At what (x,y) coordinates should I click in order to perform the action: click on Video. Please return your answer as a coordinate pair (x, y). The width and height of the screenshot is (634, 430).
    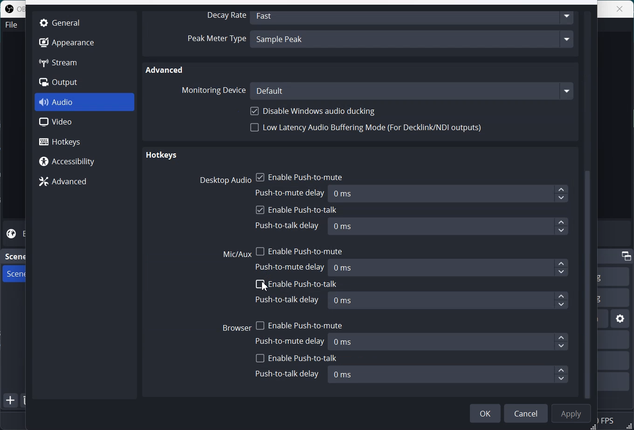
    Looking at the image, I should click on (84, 122).